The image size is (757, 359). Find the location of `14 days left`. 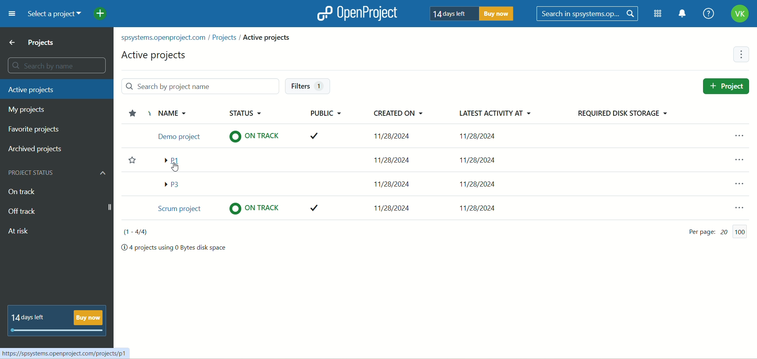

14 days left is located at coordinates (453, 14).